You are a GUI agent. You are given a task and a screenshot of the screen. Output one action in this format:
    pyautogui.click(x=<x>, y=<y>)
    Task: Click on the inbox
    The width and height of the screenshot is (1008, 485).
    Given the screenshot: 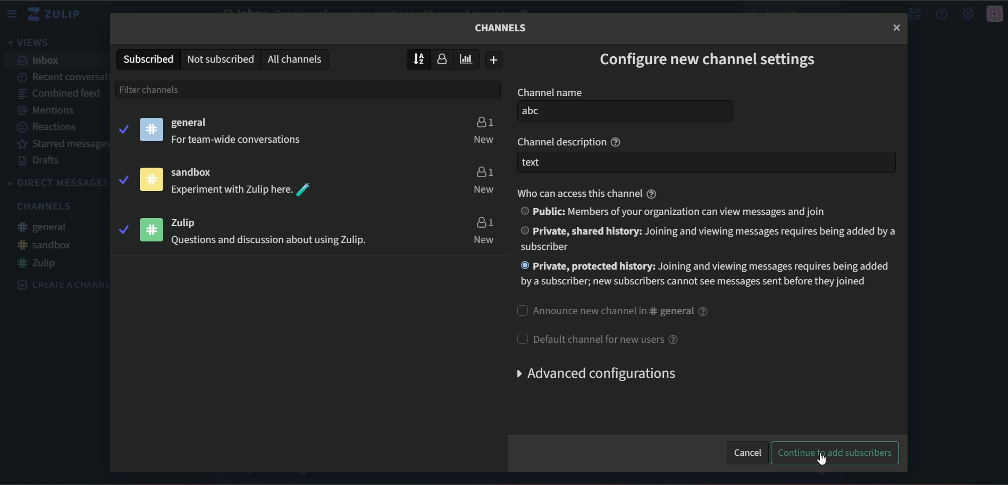 What is the action you would take?
    pyautogui.click(x=40, y=60)
    